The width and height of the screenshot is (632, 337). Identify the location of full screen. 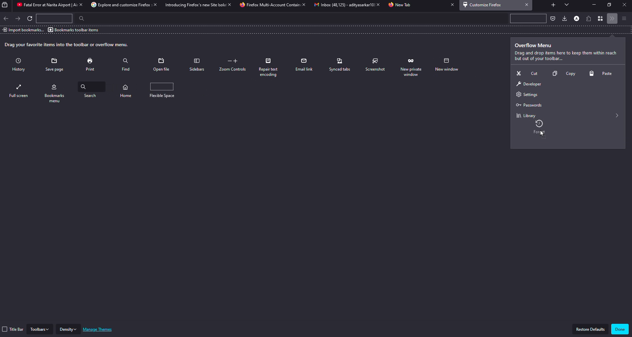
(56, 93).